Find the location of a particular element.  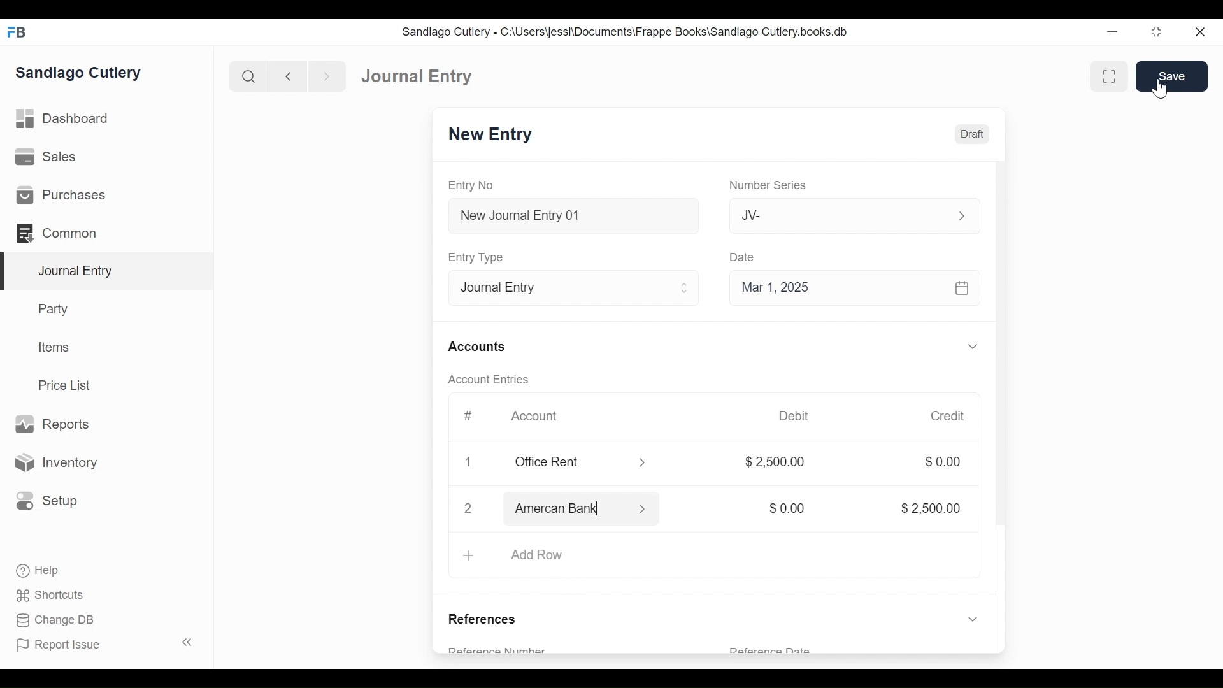

Account is located at coordinates (534, 417).